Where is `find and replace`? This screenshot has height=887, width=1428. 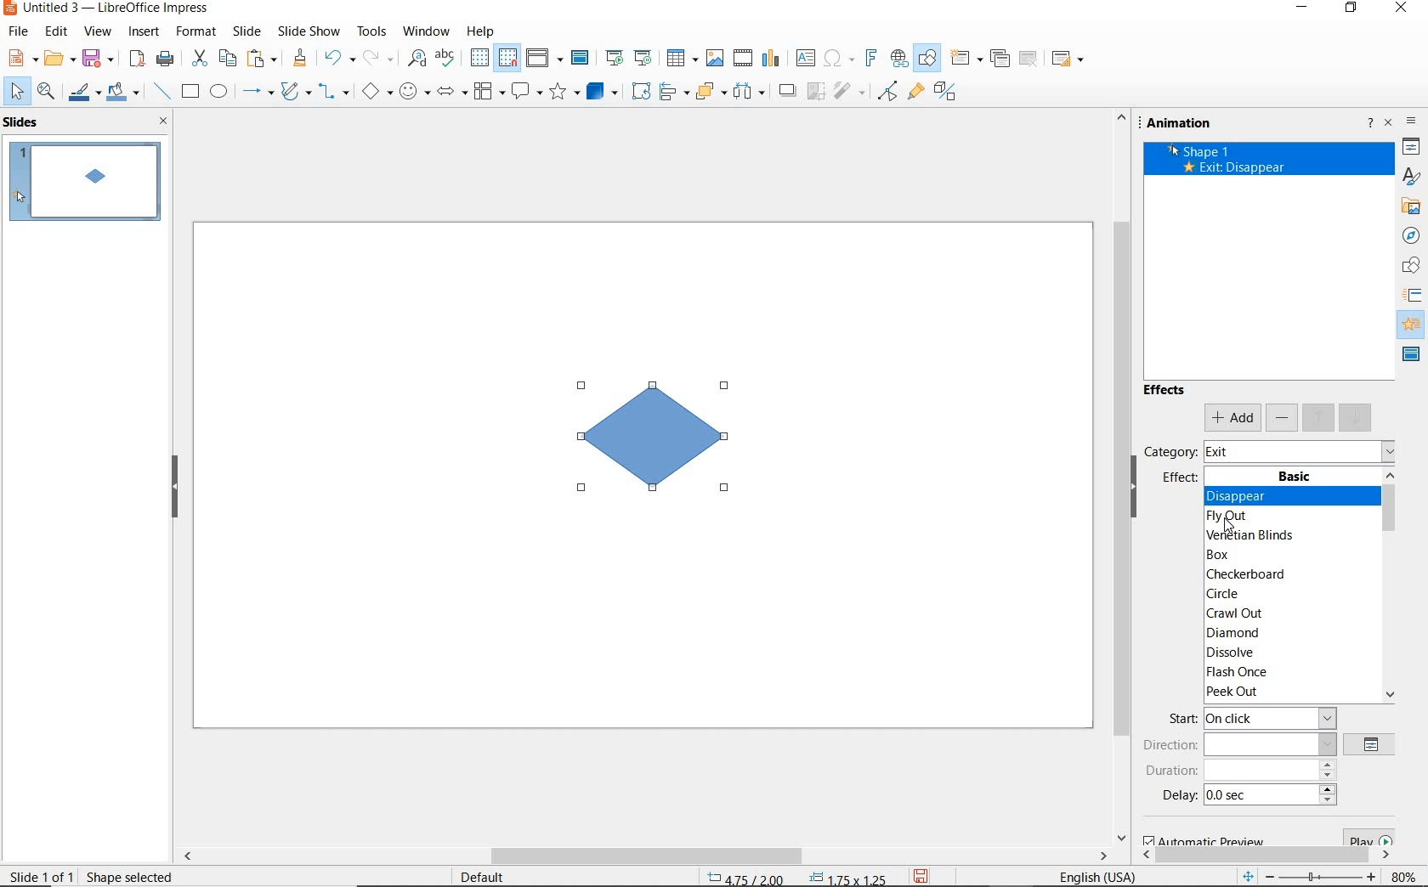 find and replace is located at coordinates (417, 59).